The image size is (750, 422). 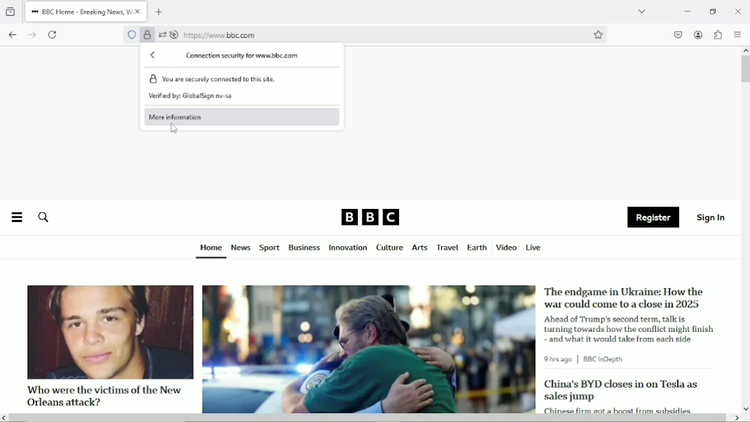 What do you see at coordinates (717, 34) in the screenshot?
I see `Extensions` at bounding box center [717, 34].